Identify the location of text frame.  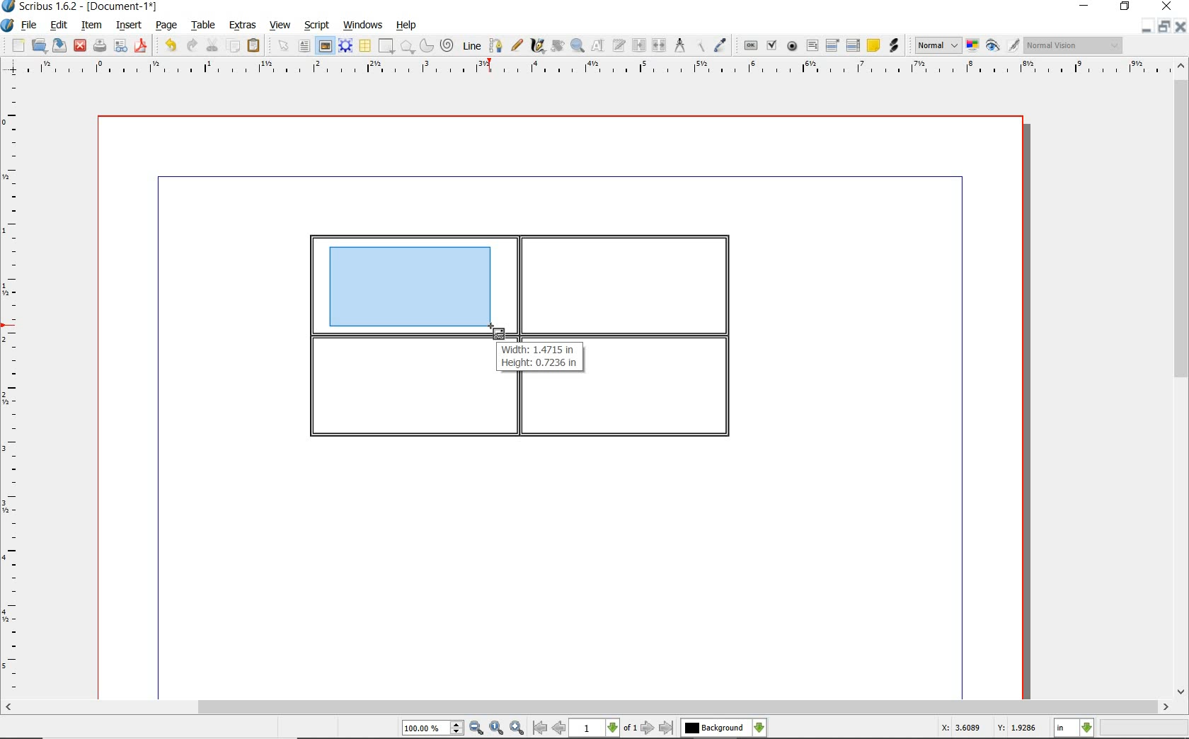
(305, 47).